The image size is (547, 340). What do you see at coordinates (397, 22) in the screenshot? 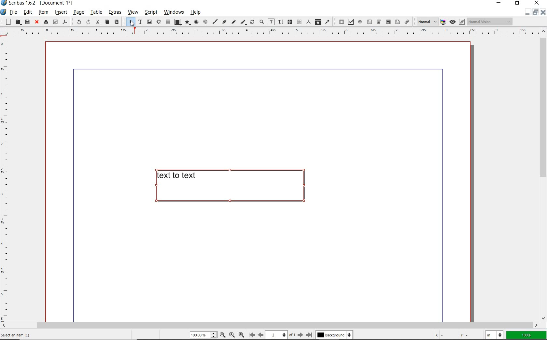
I see `Text annotation` at bounding box center [397, 22].